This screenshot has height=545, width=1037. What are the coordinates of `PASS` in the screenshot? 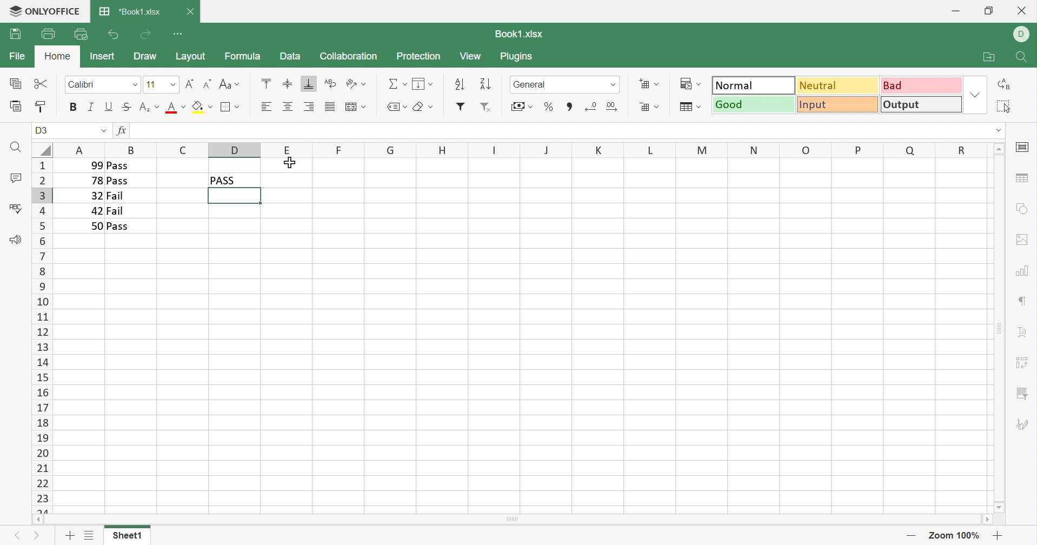 It's located at (225, 180).